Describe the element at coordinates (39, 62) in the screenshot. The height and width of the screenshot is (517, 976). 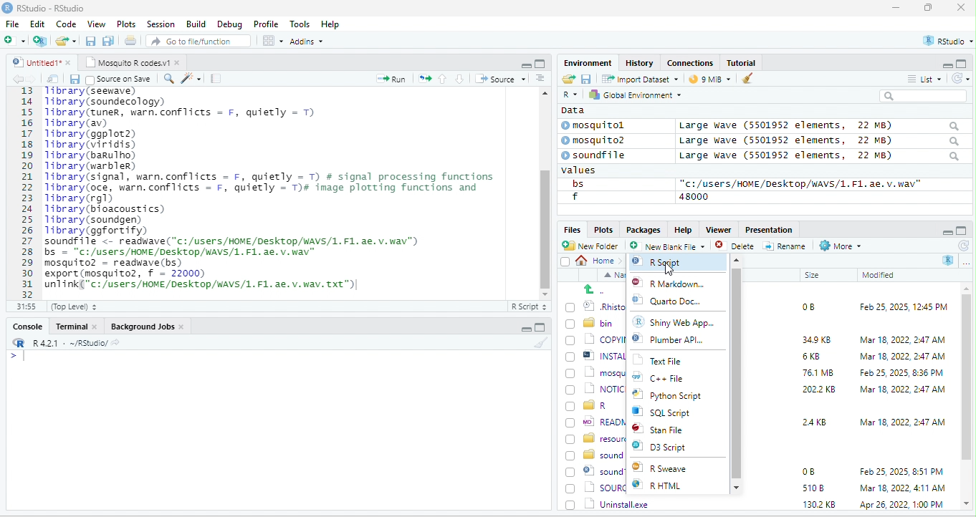
I see `© Untitied1* »` at that location.